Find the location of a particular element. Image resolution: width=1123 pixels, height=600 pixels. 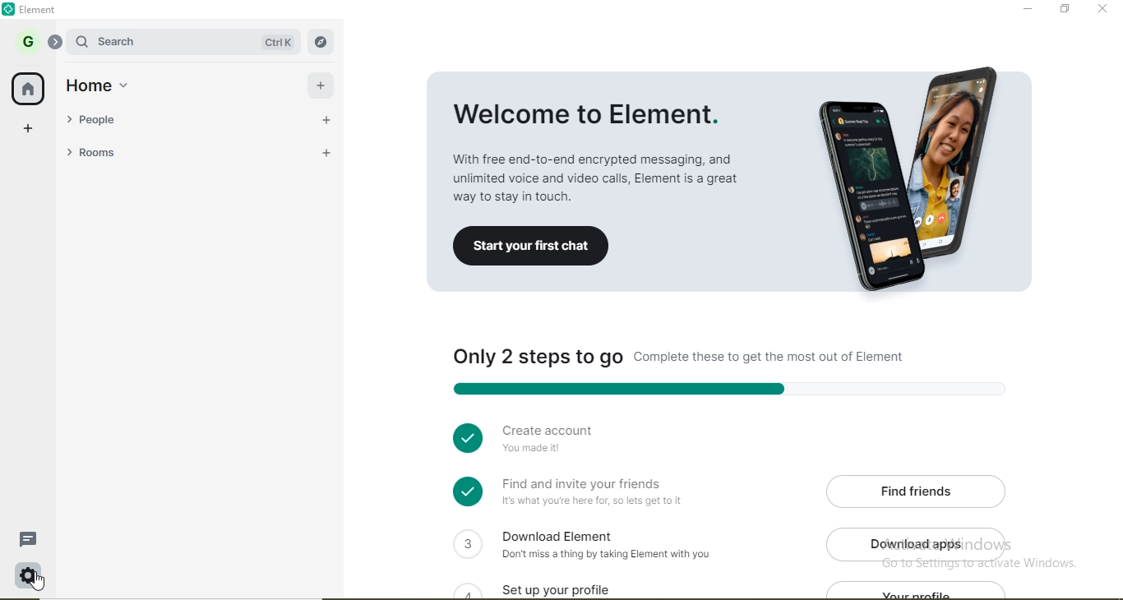

Home is located at coordinates (105, 84).